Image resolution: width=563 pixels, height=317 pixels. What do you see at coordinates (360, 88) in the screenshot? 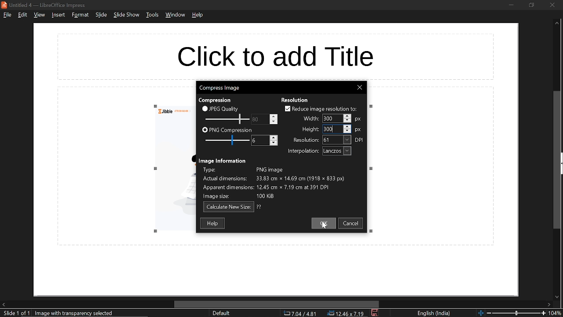
I see `close` at bounding box center [360, 88].